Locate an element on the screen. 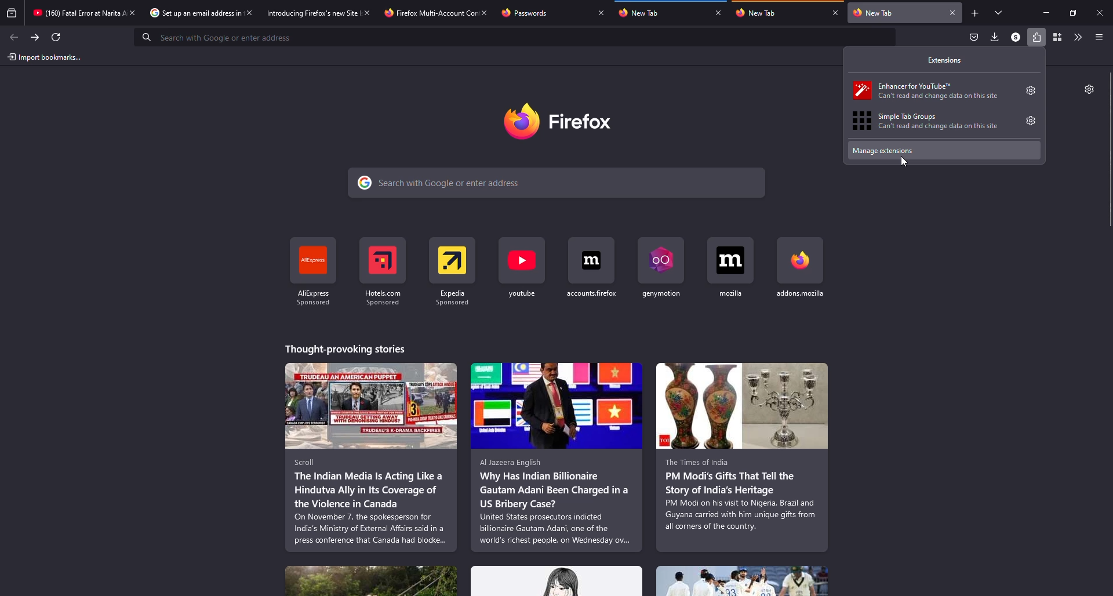 Image resolution: width=1113 pixels, height=596 pixels. shortcut is located at coordinates (459, 270).